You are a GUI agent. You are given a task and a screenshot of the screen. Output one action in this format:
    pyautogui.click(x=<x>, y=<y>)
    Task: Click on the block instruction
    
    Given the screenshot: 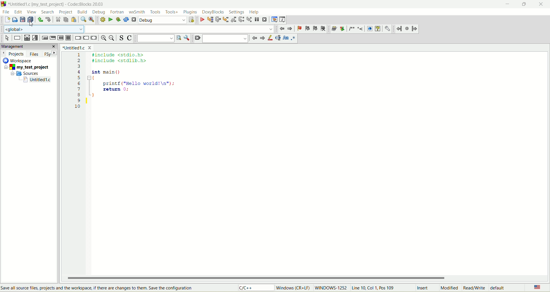 What is the action you would take?
    pyautogui.click(x=69, y=38)
    